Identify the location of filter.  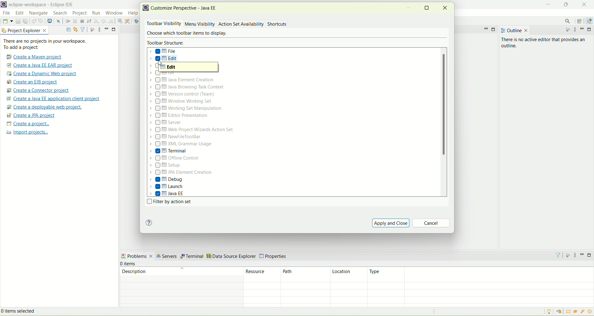
(558, 255).